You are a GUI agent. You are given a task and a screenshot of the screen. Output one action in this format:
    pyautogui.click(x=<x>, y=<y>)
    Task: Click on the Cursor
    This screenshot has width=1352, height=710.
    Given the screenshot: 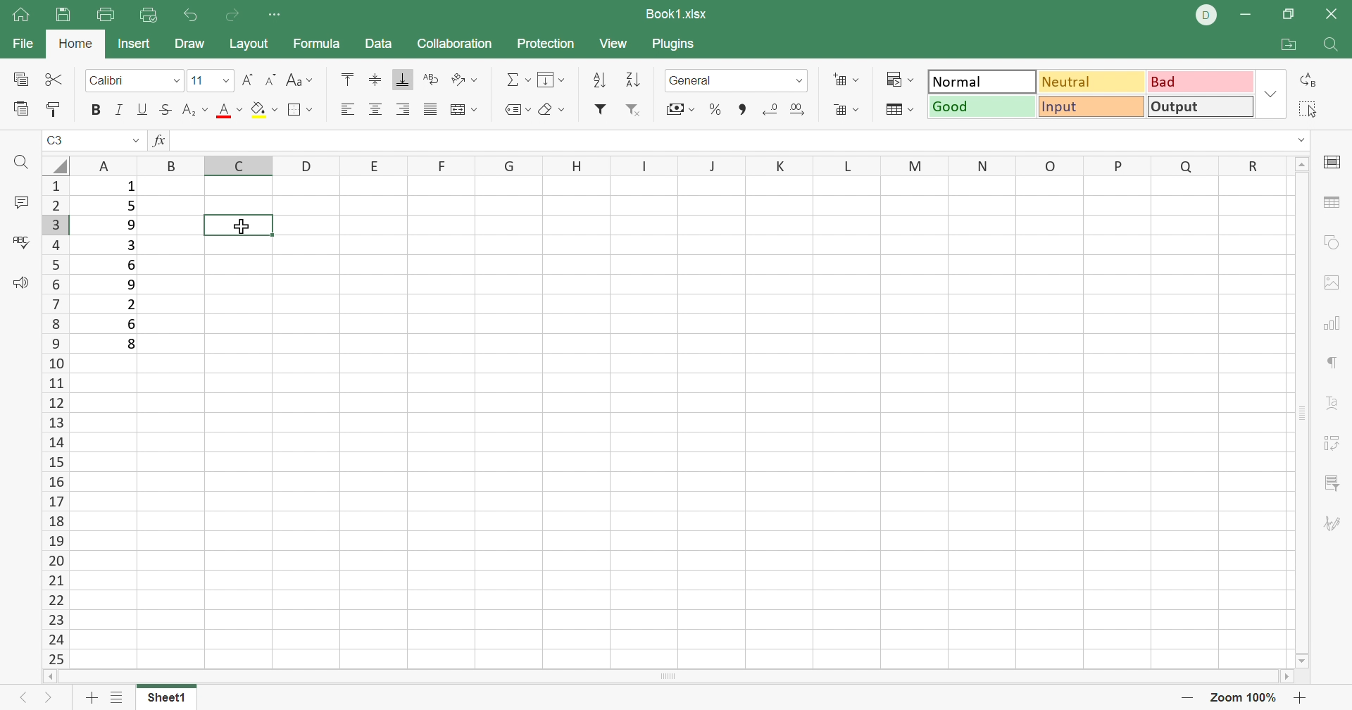 What is the action you would take?
    pyautogui.click(x=244, y=226)
    